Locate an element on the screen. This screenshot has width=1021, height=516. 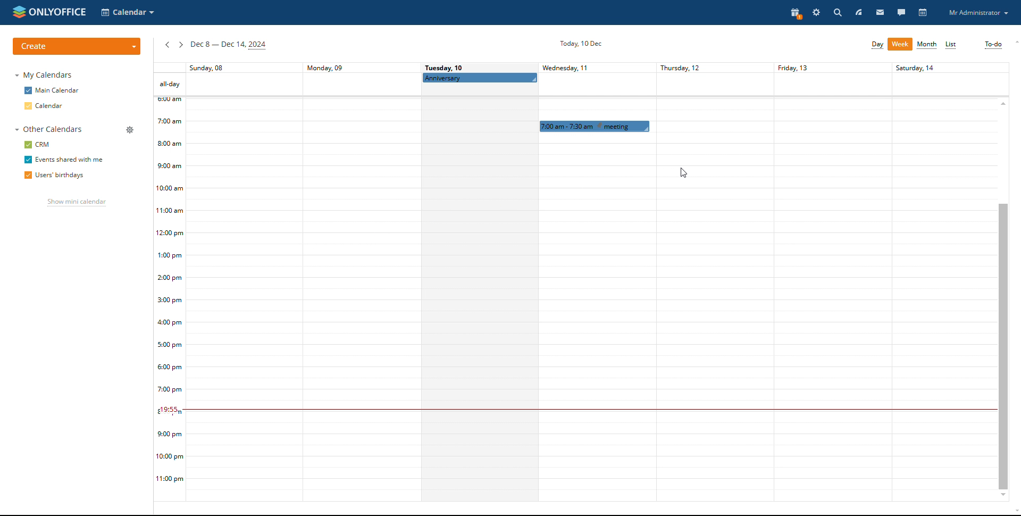
scroll down is located at coordinates (1015, 512).